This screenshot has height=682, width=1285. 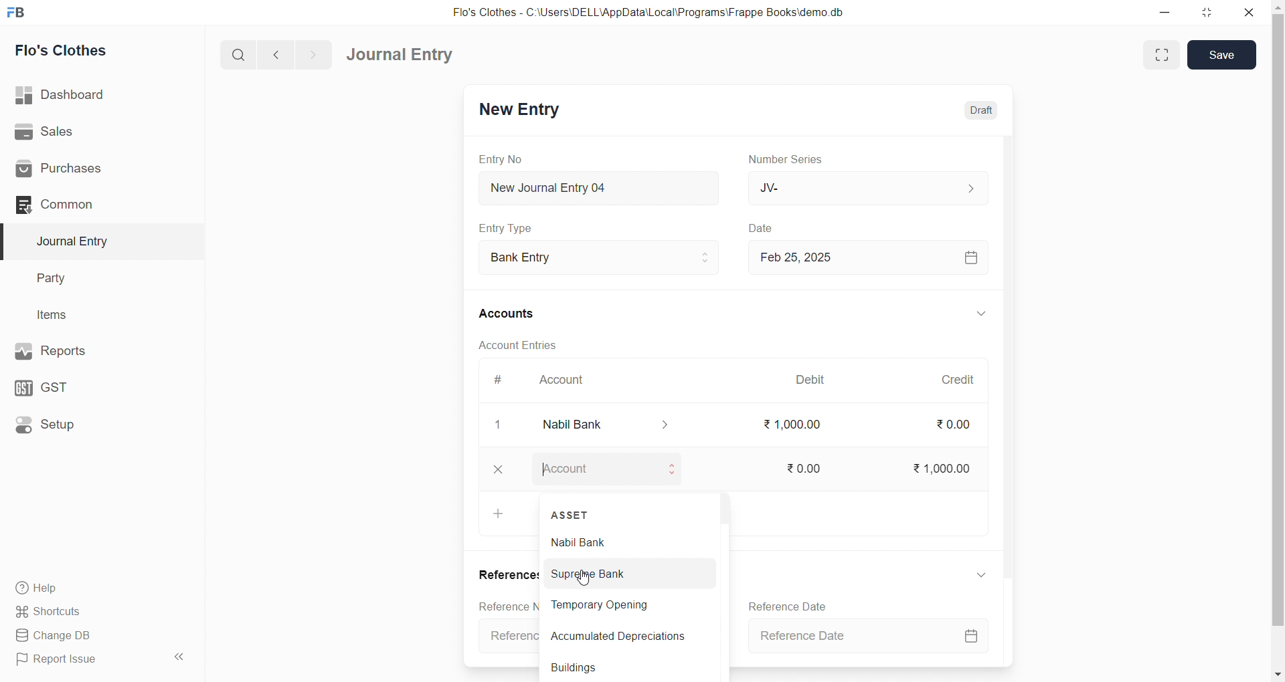 What do you see at coordinates (404, 55) in the screenshot?
I see `Journal Entry` at bounding box center [404, 55].